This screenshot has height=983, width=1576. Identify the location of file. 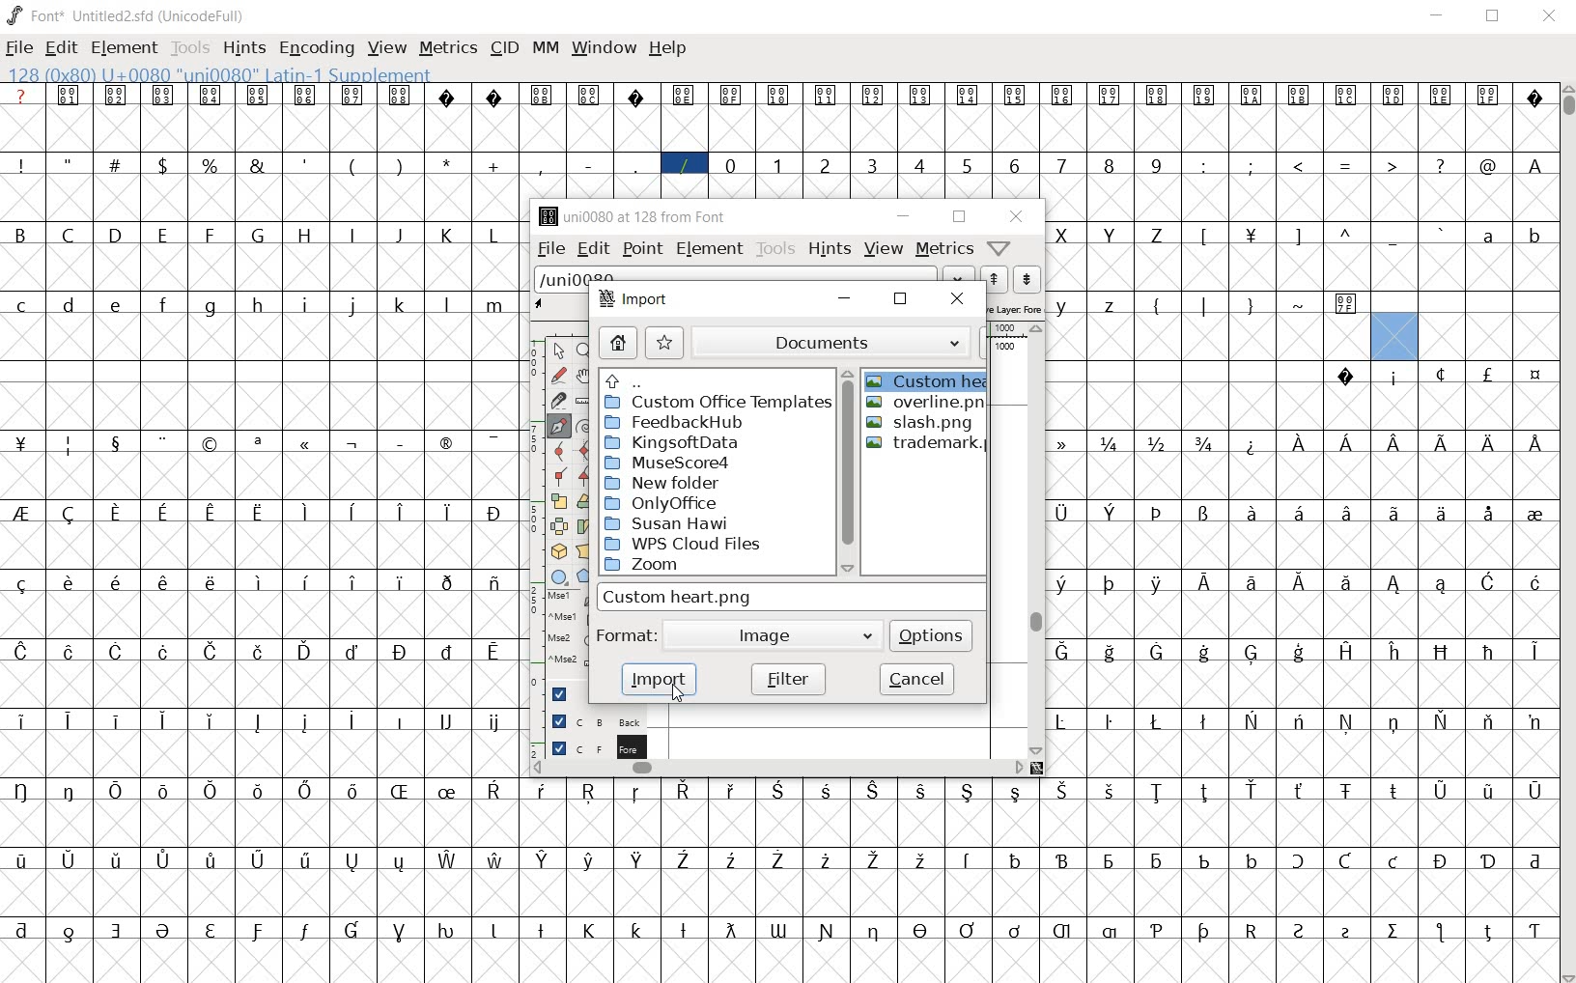
(545, 249).